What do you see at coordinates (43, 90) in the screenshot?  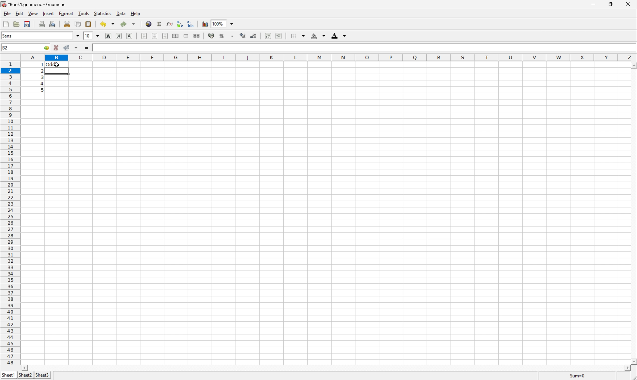 I see `5` at bounding box center [43, 90].